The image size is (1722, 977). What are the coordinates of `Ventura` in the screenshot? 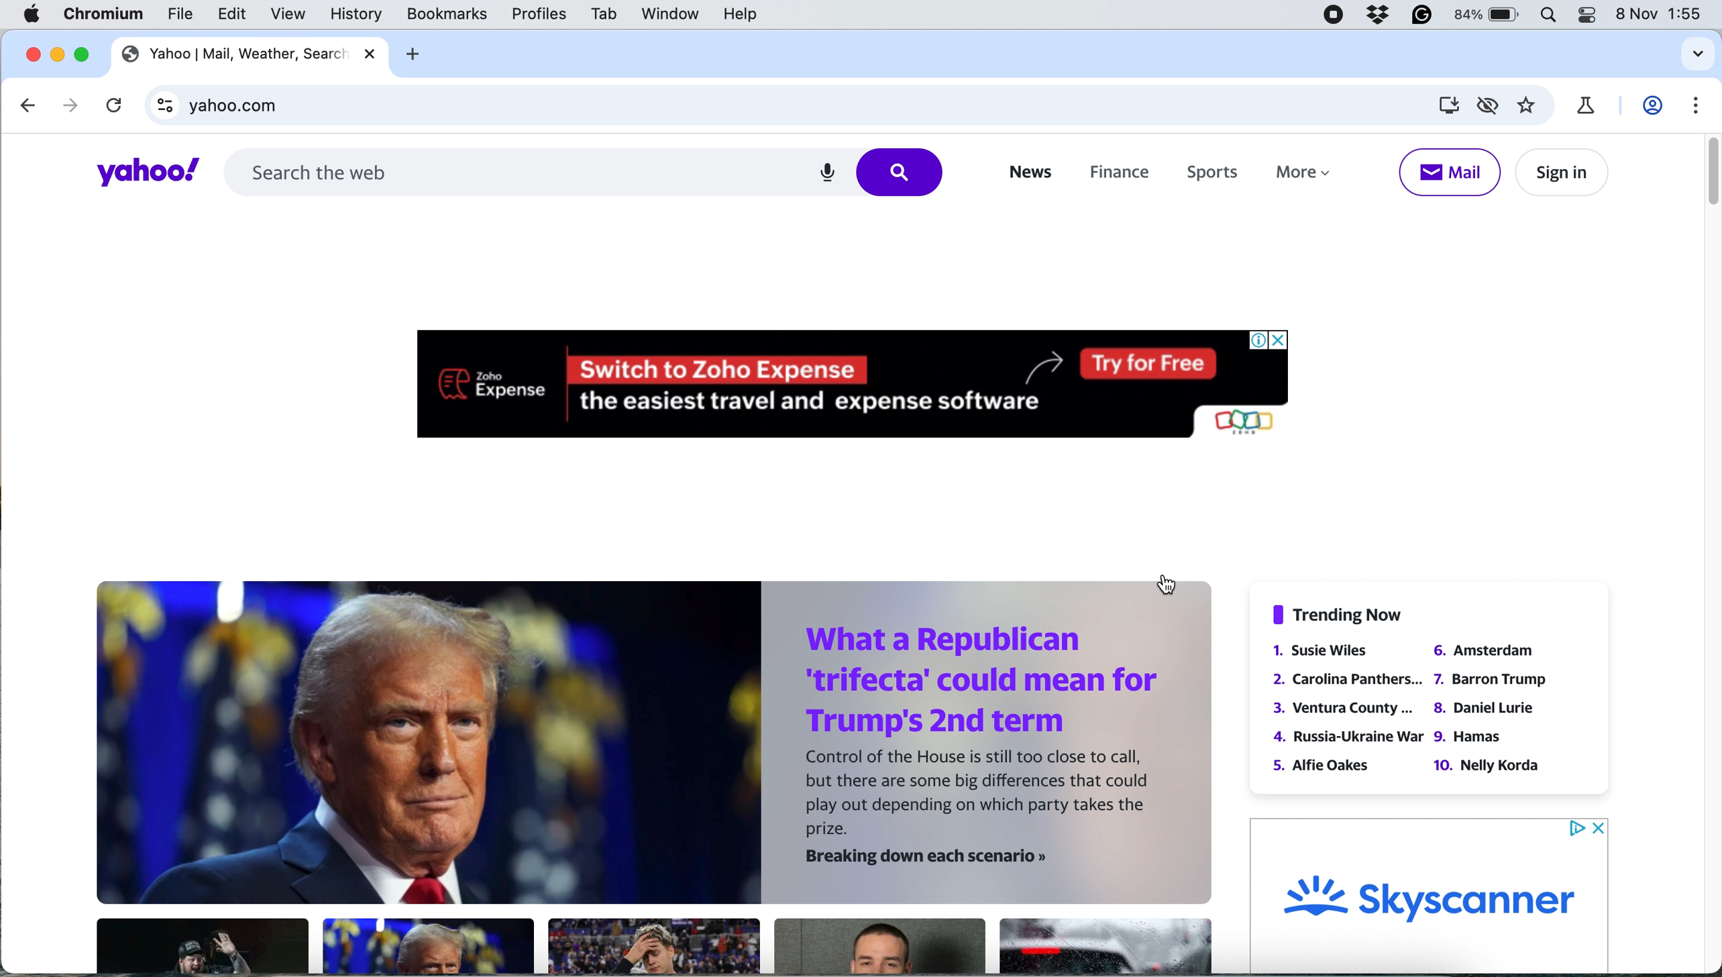 It's located at (1345, 709).